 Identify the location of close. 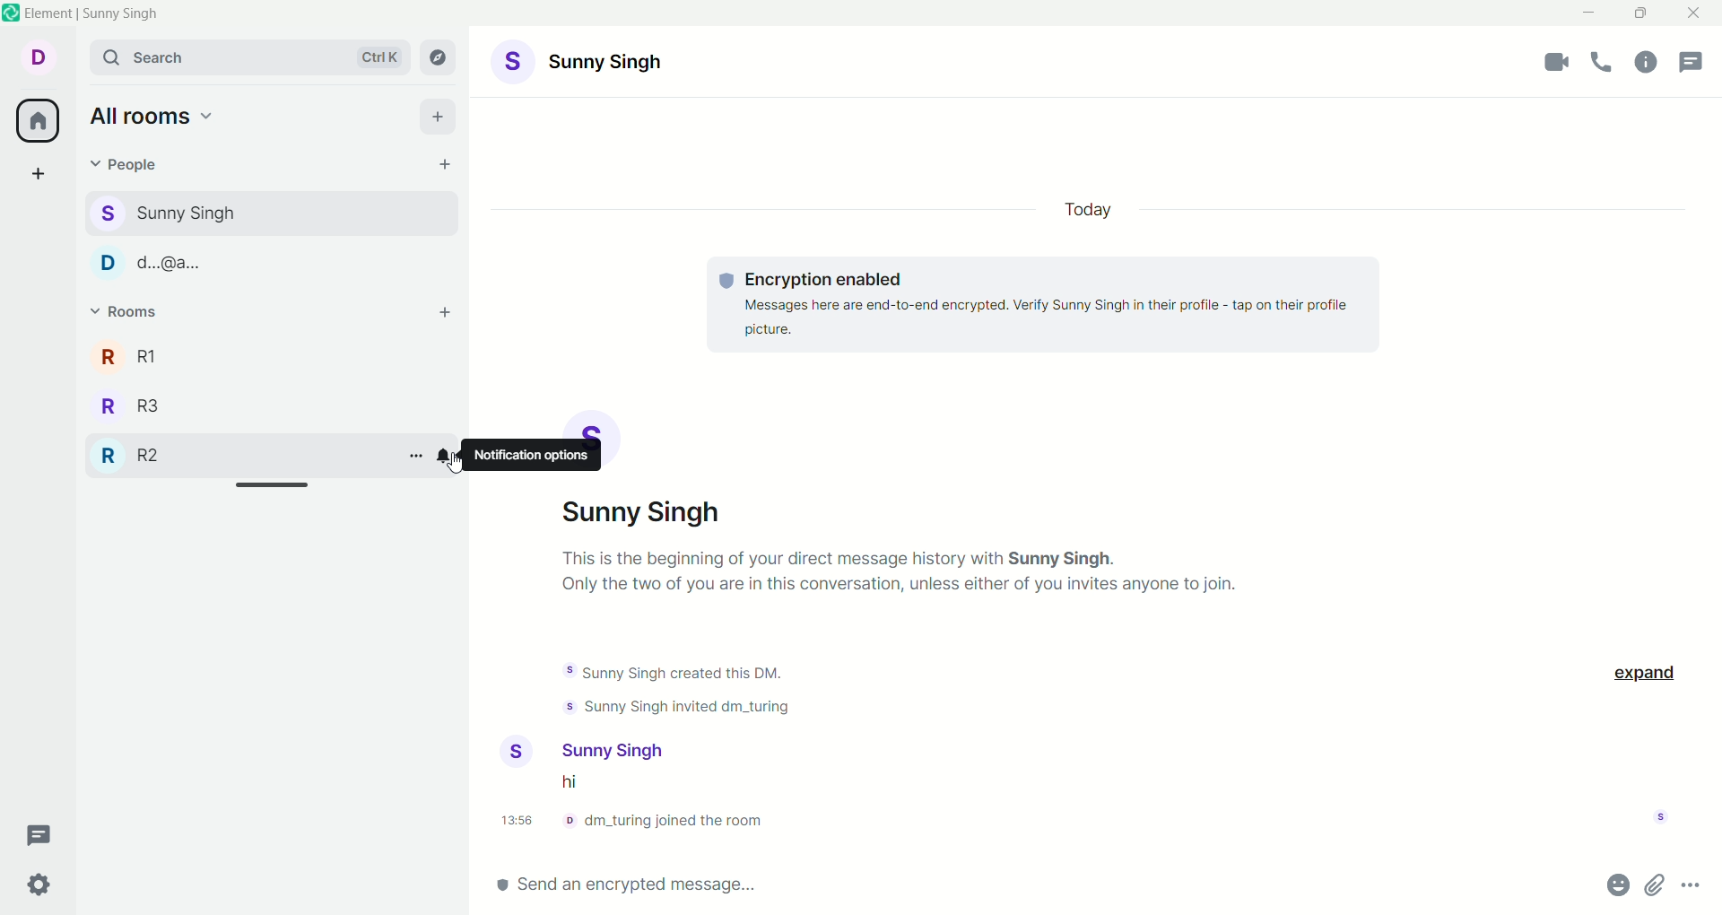
(1697, 15).